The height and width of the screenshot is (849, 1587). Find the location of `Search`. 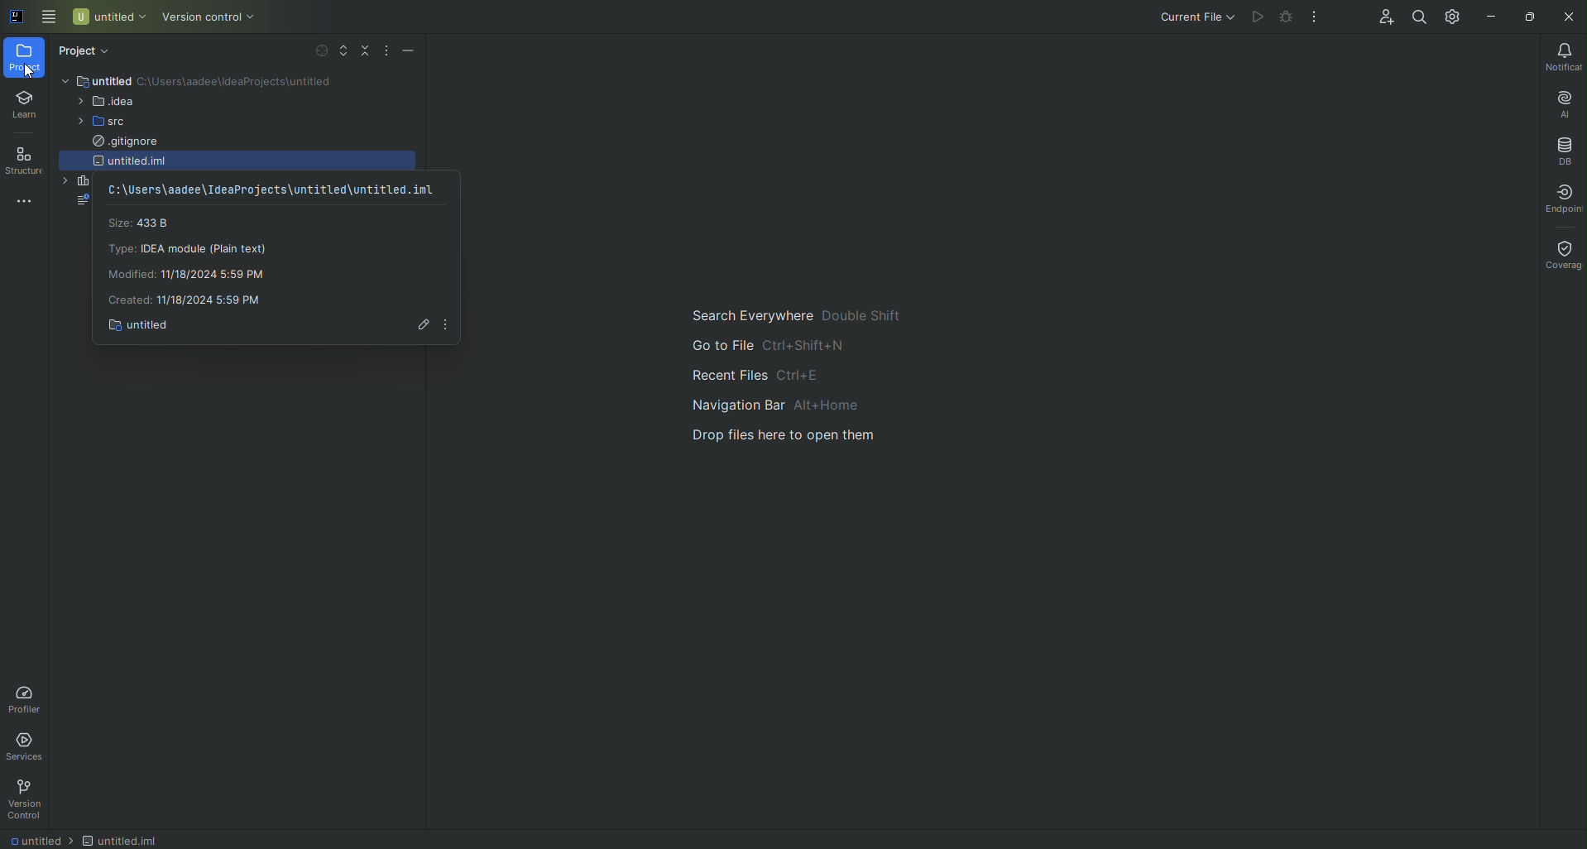

Search is located at coordinates (1417, 18).